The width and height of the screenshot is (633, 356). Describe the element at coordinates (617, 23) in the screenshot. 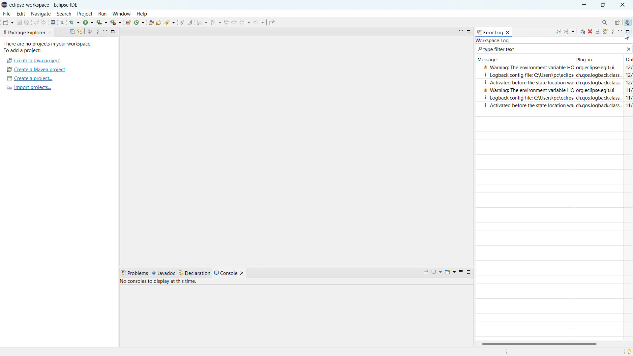

I see `open perspective` at that location.